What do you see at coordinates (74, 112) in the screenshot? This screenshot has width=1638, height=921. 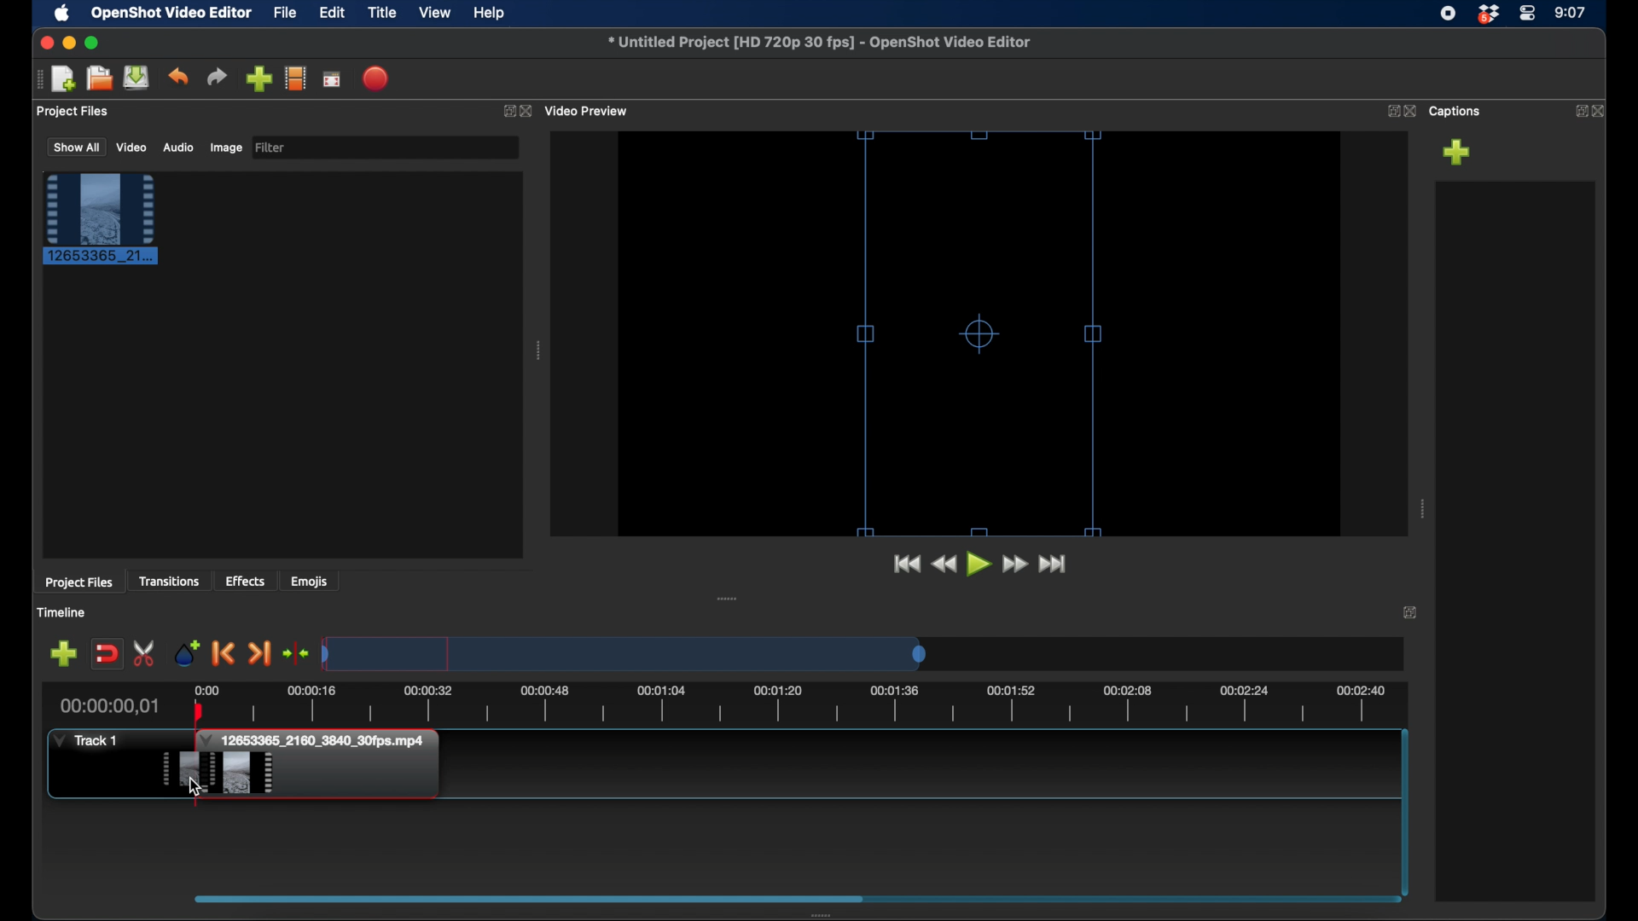 I see `project files` at bounding box center [74, 112].